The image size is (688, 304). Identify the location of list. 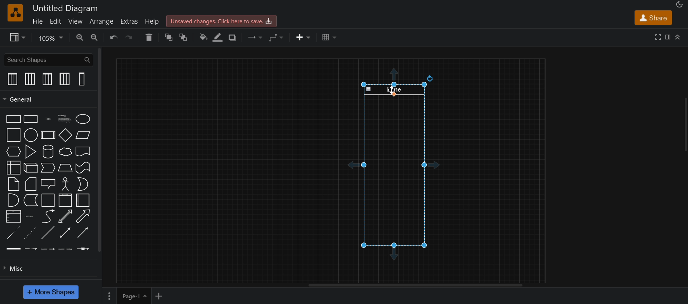
(12, 216).